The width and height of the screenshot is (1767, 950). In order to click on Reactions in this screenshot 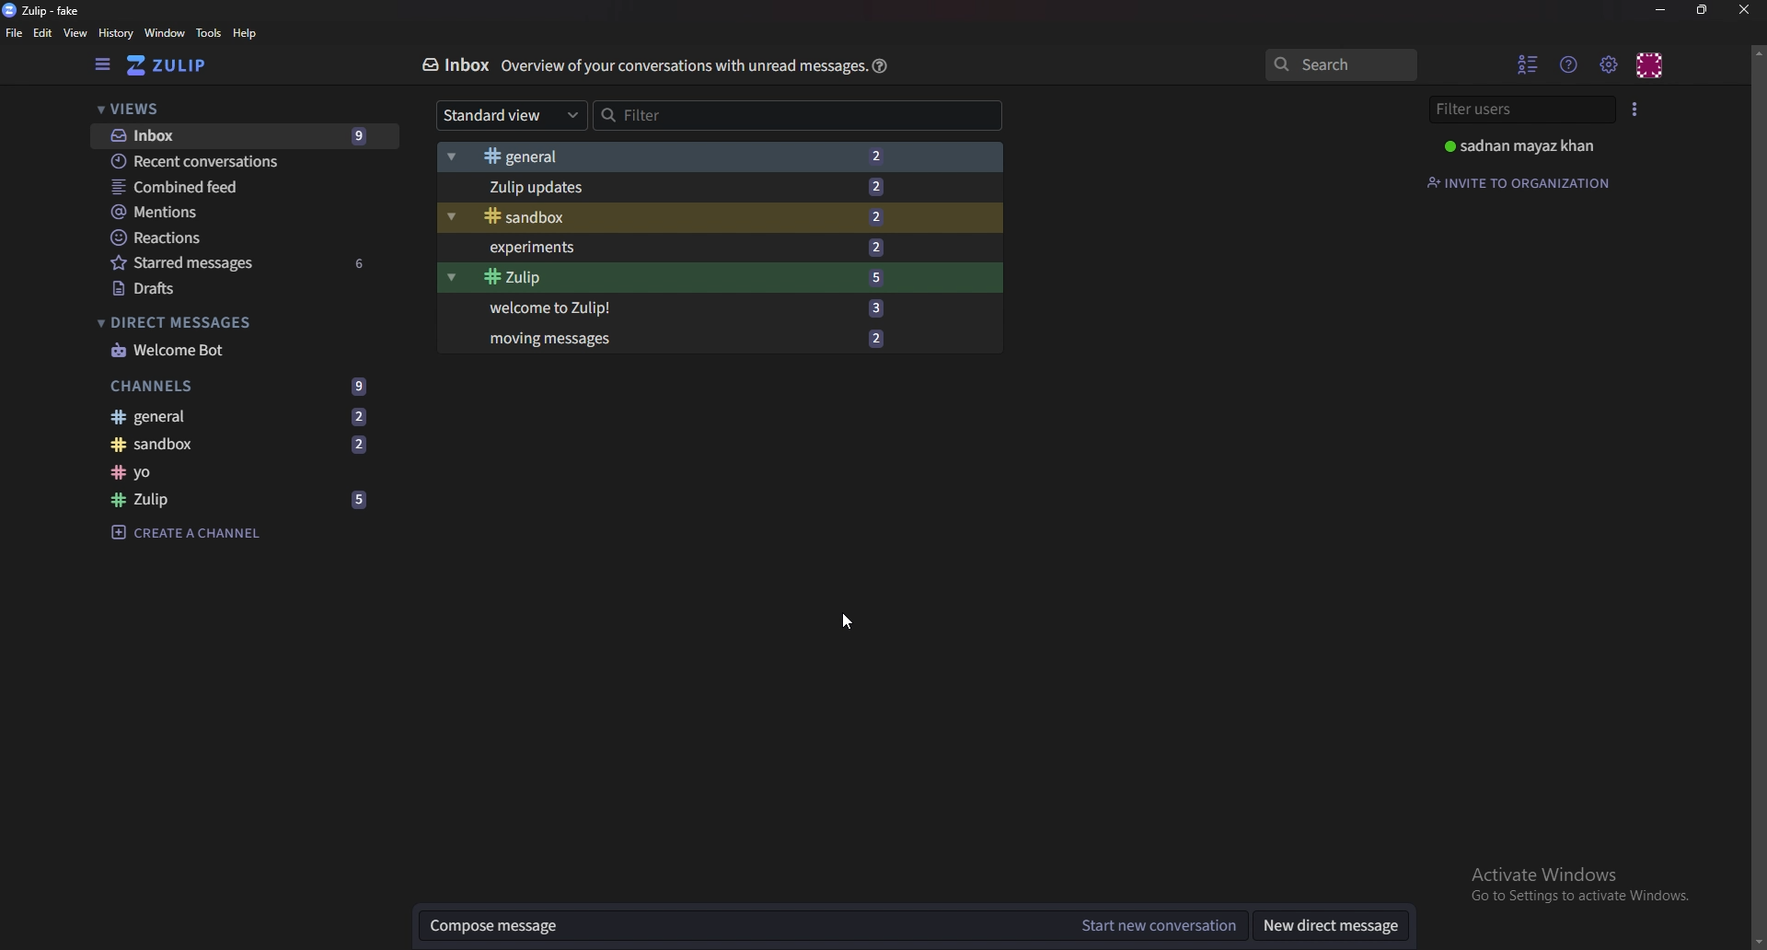, I will do `click(225, 237)`.